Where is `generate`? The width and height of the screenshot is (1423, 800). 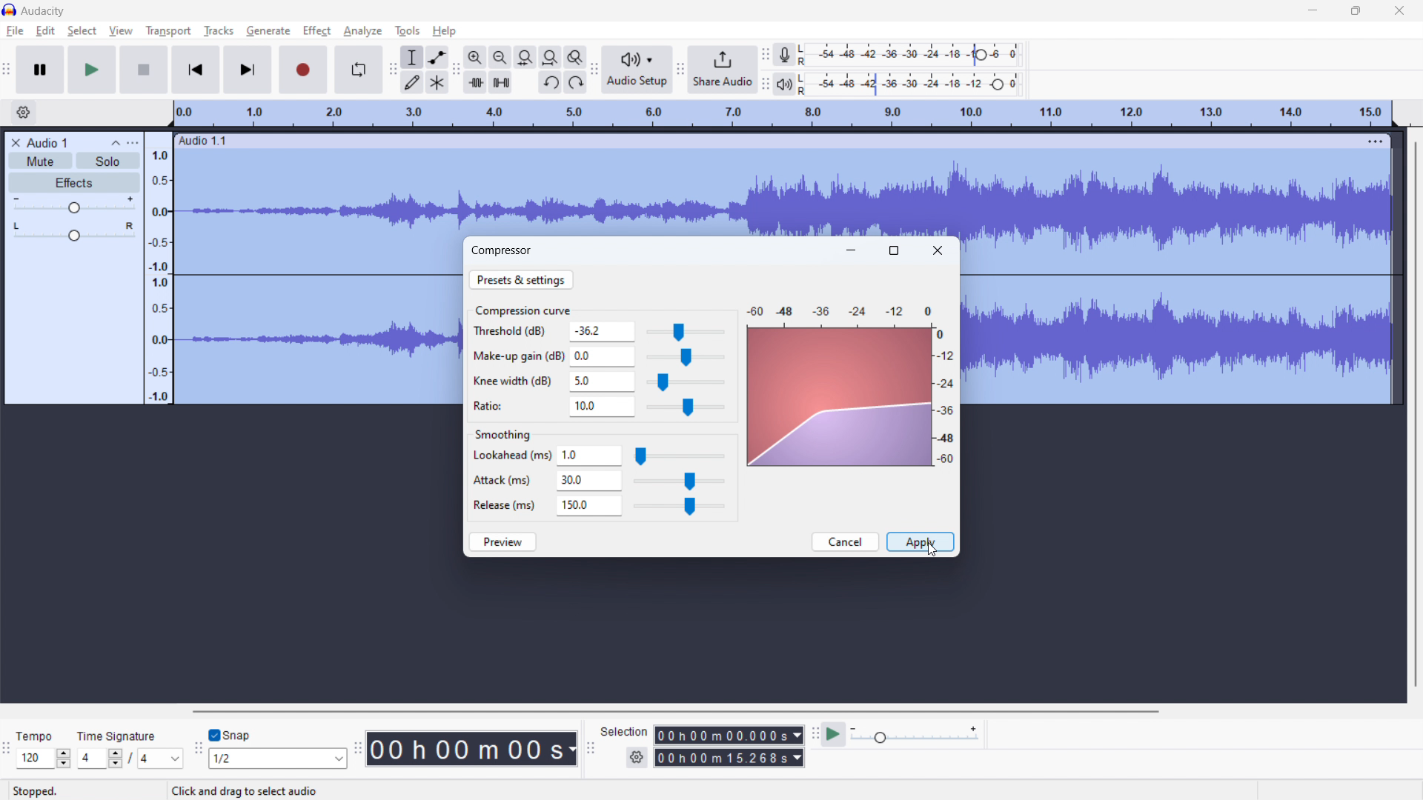
generate is located at coordinates (268, 31).